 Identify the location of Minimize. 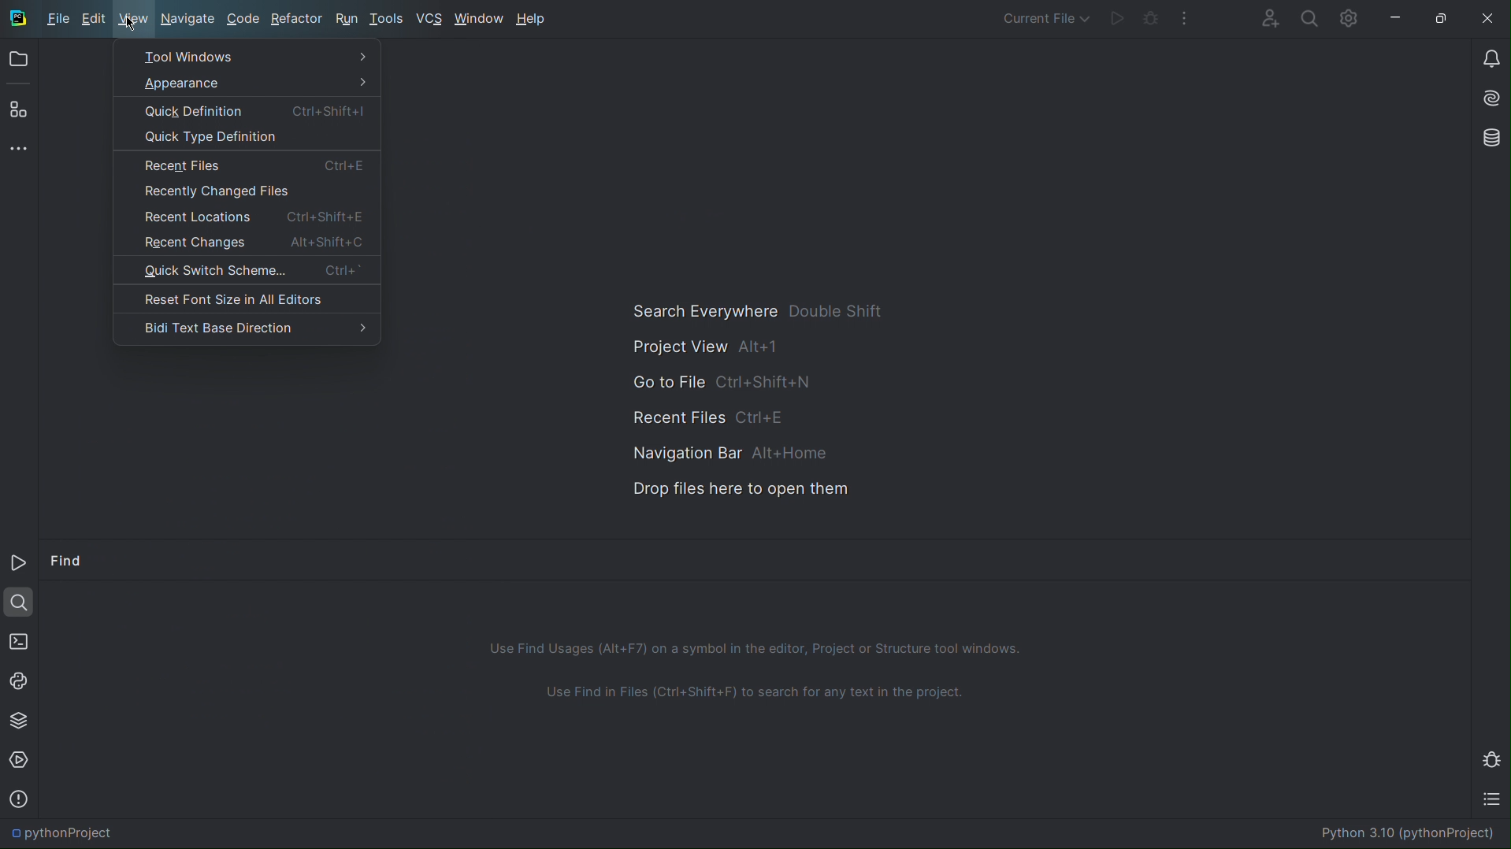
(1452, 558).